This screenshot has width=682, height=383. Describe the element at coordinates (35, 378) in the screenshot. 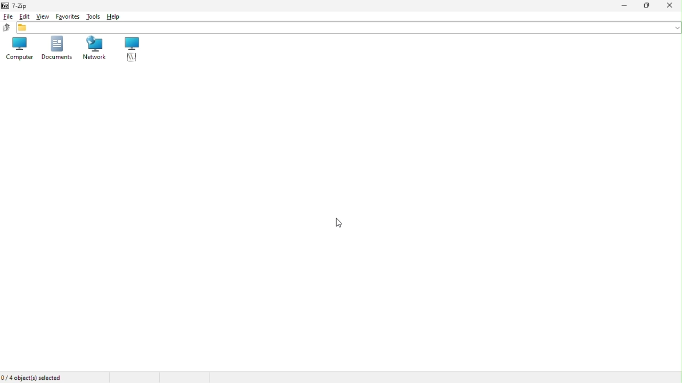

I see `4 object selected` at that location.